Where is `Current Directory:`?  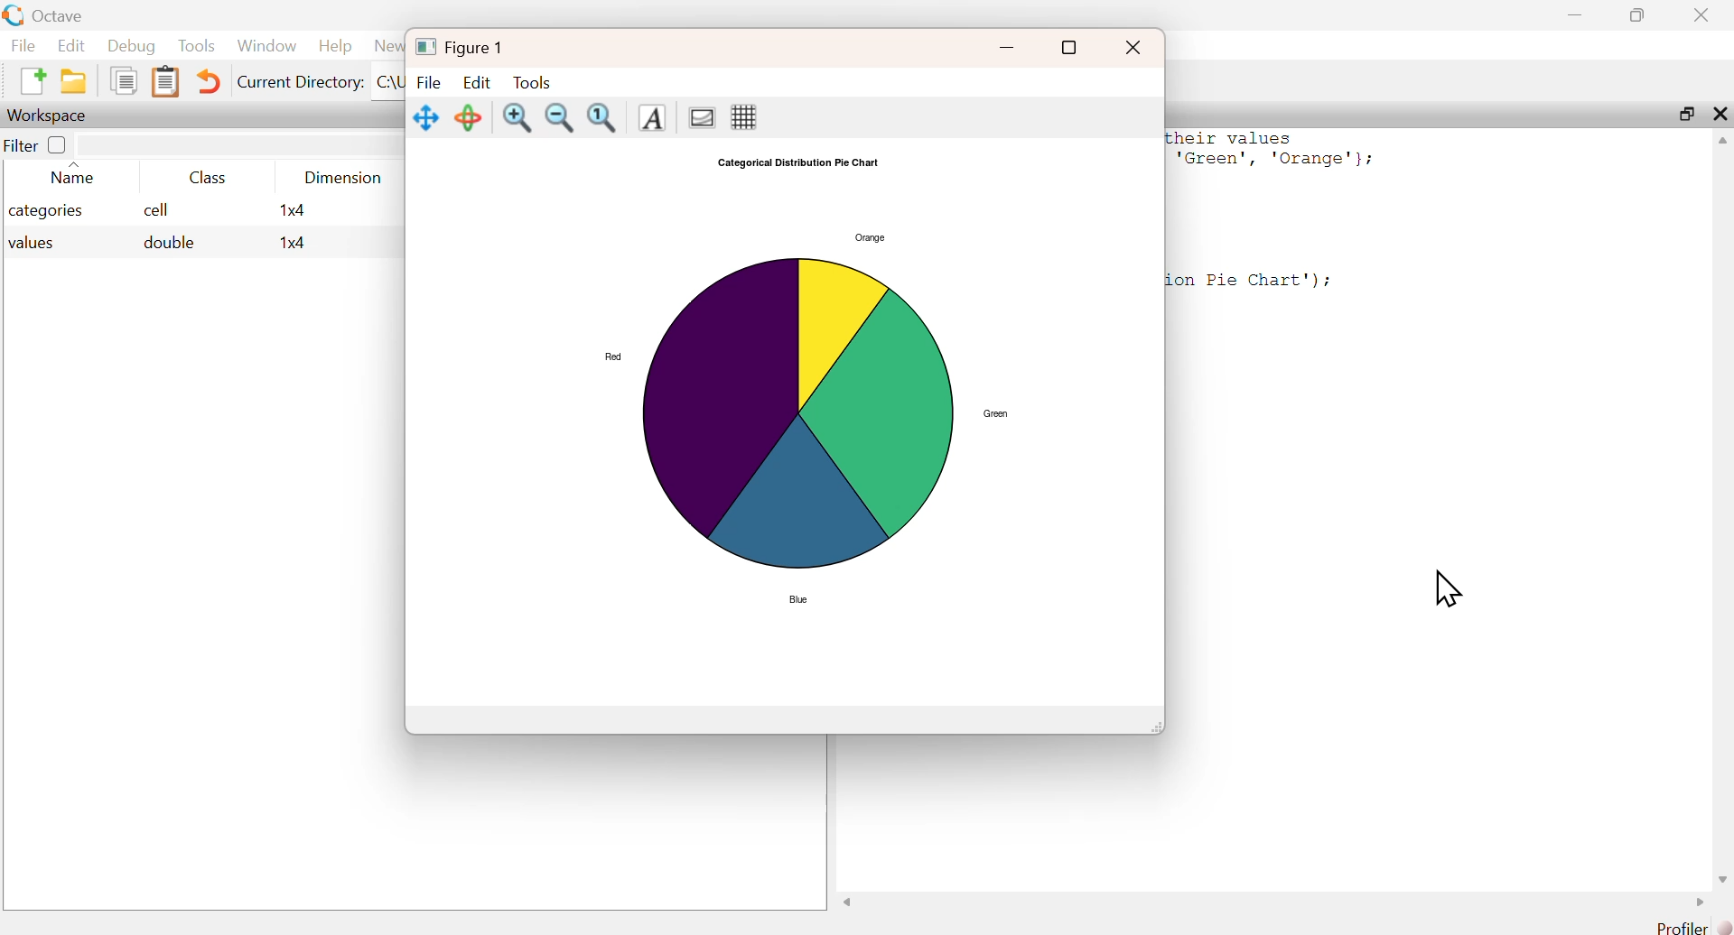
Current Directory: is located at coordinates (300, 81).